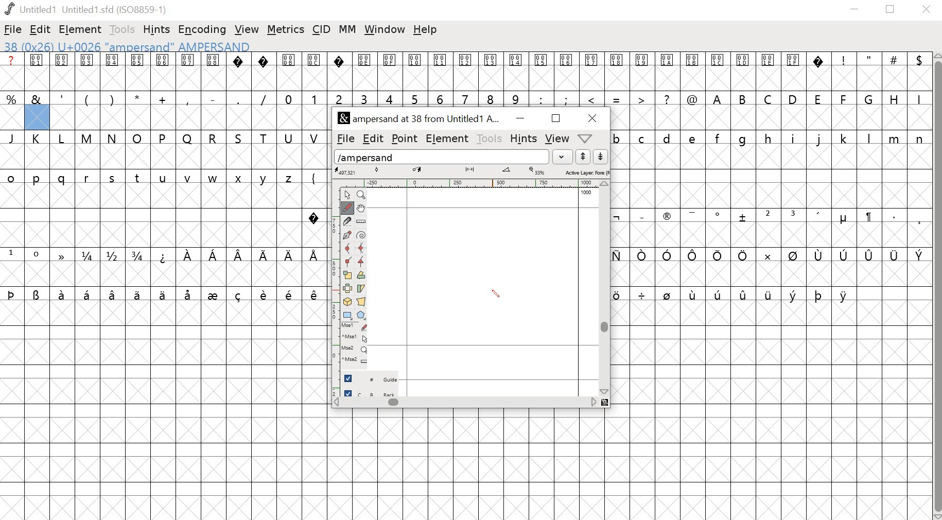 The height and width of the screenshot is (520, 942). I want to click on symbol, so click(743, 255).